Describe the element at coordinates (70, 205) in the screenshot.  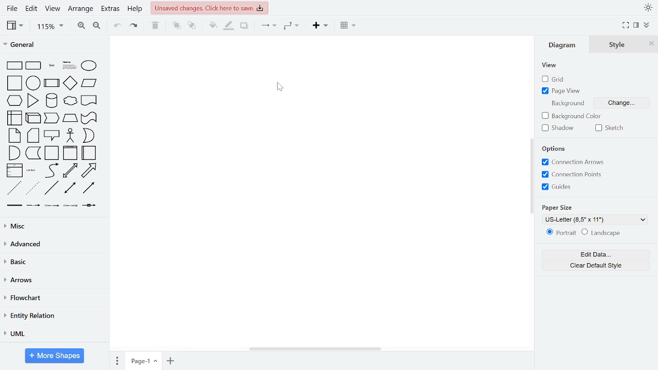
I see `connector with 3 labels` at that location.